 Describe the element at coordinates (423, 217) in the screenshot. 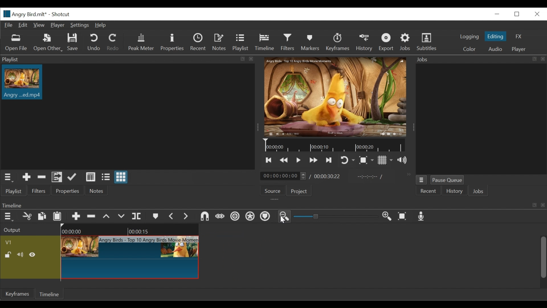

I see `Record audio` at that location.